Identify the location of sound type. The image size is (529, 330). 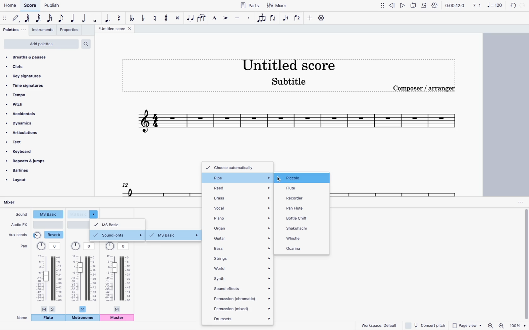
(84, 214).